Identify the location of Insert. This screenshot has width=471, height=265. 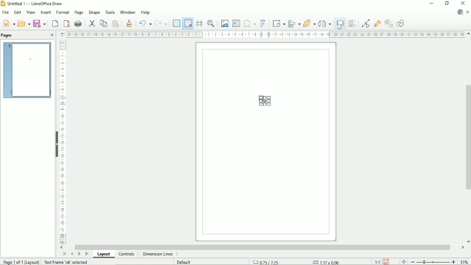
(45, 13).